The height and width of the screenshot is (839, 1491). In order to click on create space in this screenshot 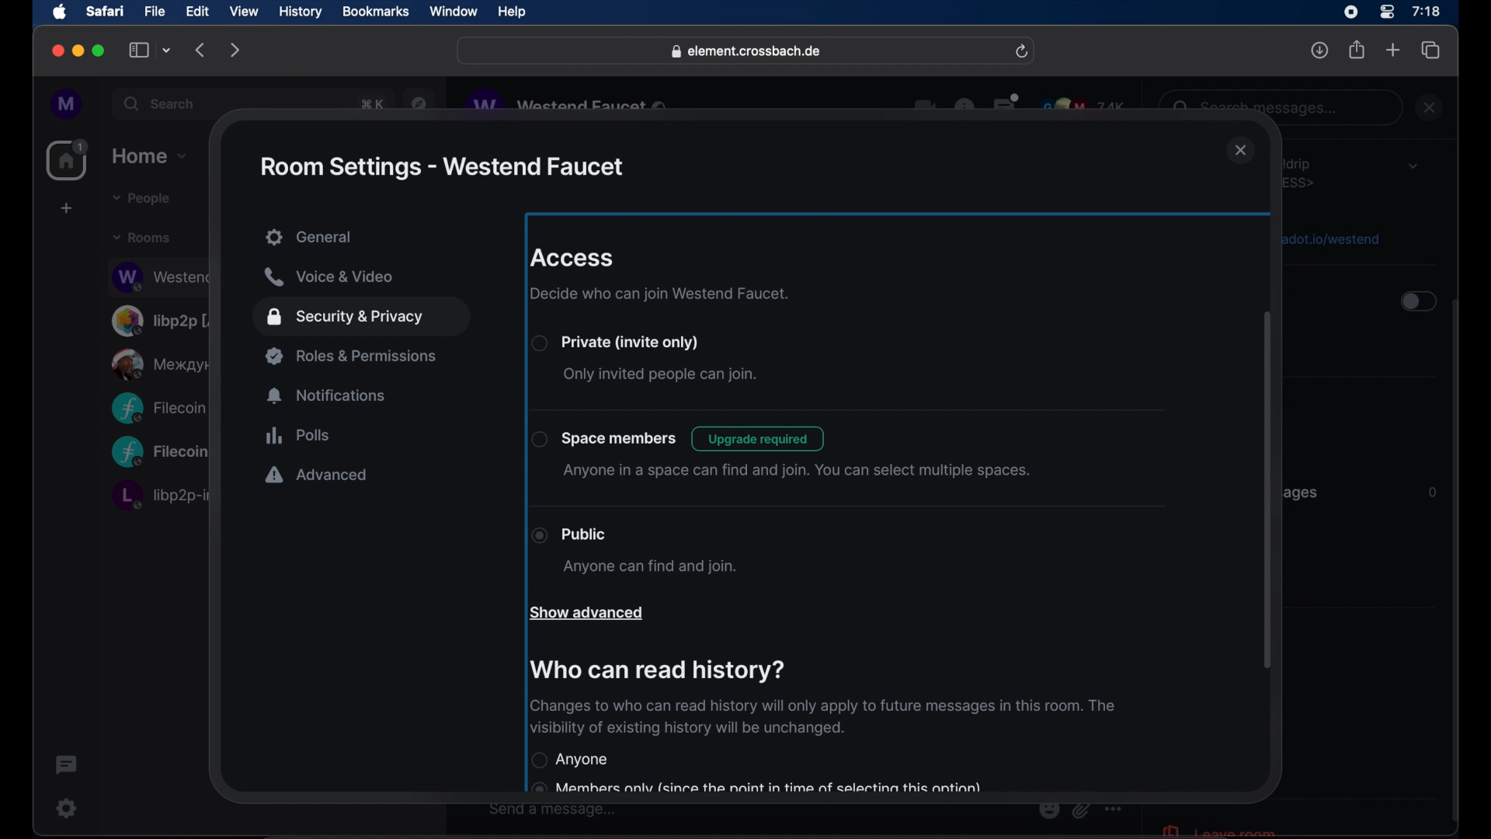, I will do `click(66, 208)`.